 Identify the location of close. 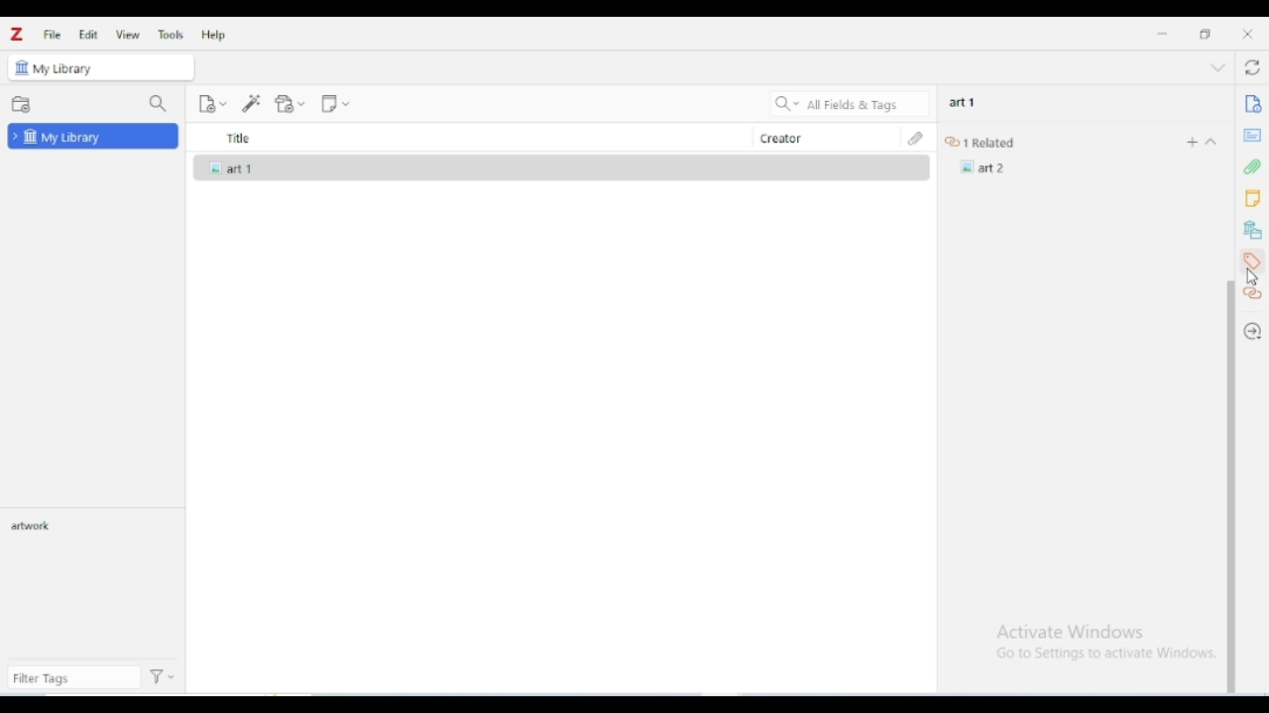
(1247, 35).